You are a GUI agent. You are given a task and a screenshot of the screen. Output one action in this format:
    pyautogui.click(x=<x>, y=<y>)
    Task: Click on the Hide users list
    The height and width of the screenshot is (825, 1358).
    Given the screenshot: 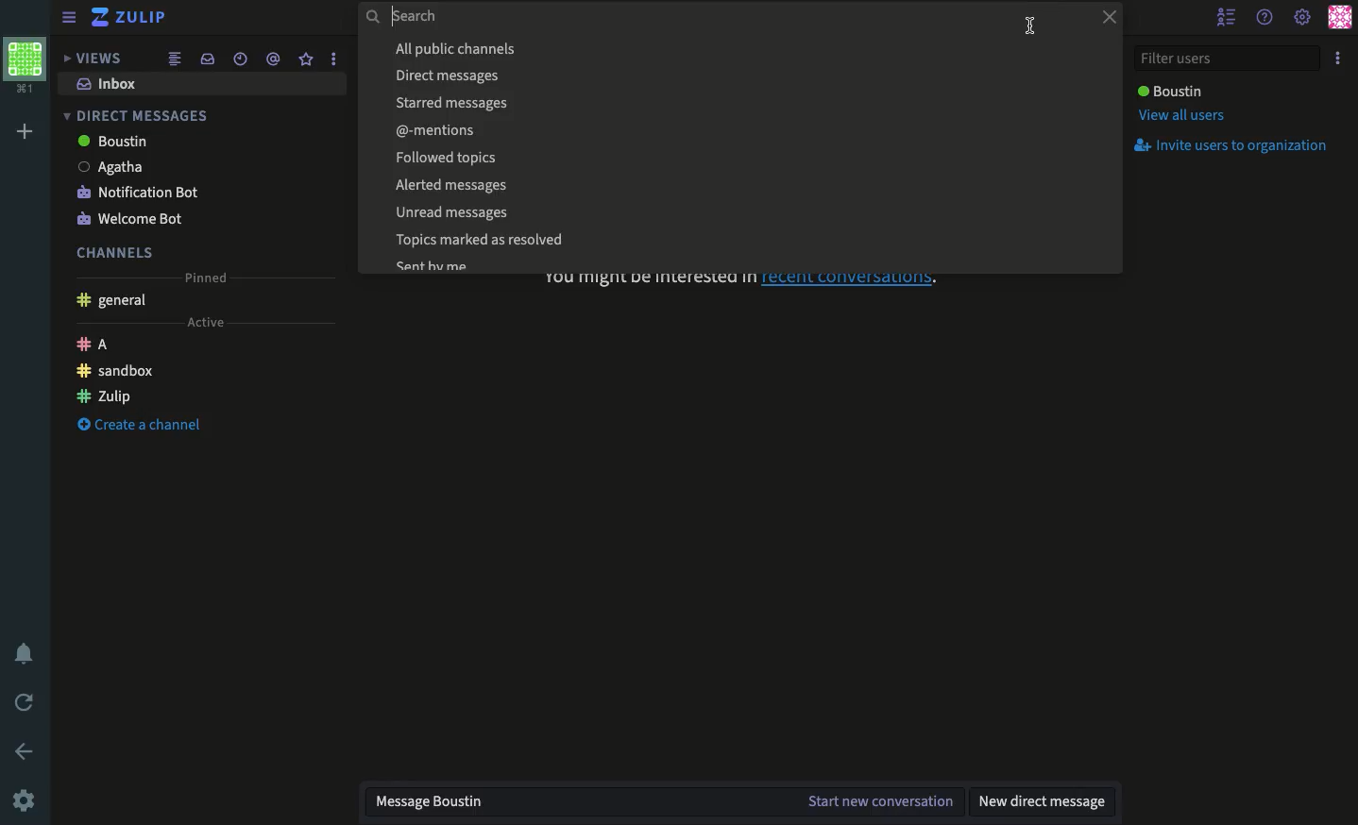 What is the action you would take?
    pyautogui.click(x=1229, y=18)
    